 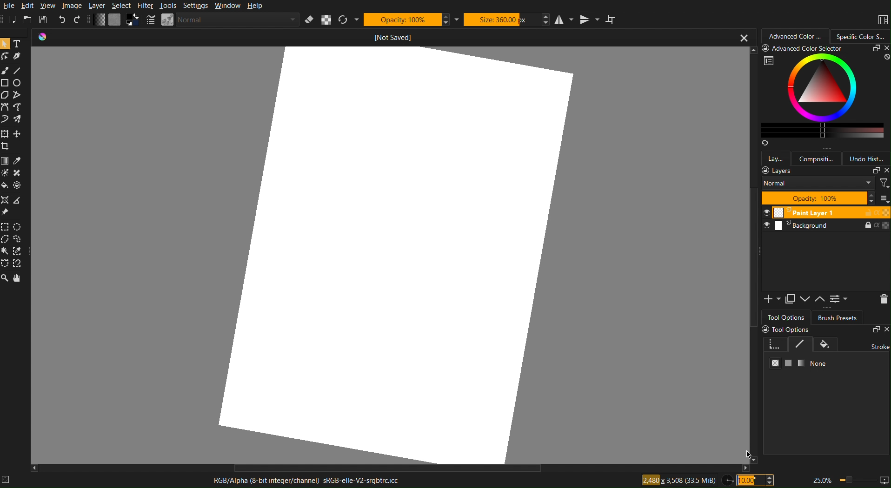 I want to click on Freehand Brush Tool, so click(x=5, y=119).